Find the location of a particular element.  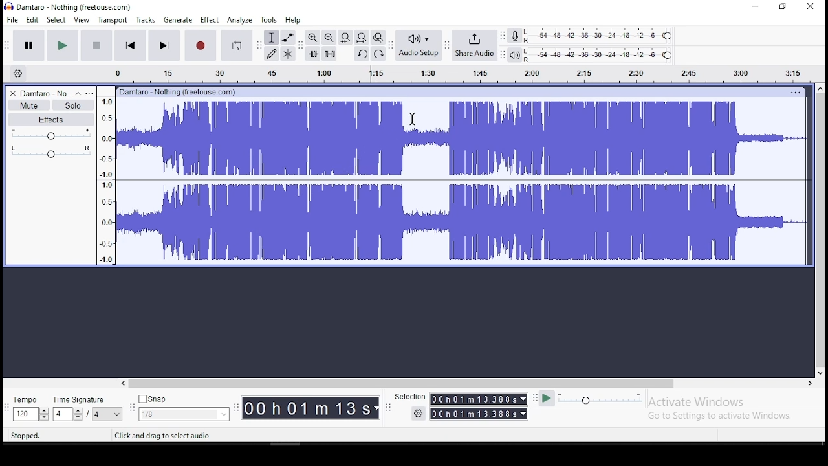

toggle buttons is located at coordinates (30, 414).